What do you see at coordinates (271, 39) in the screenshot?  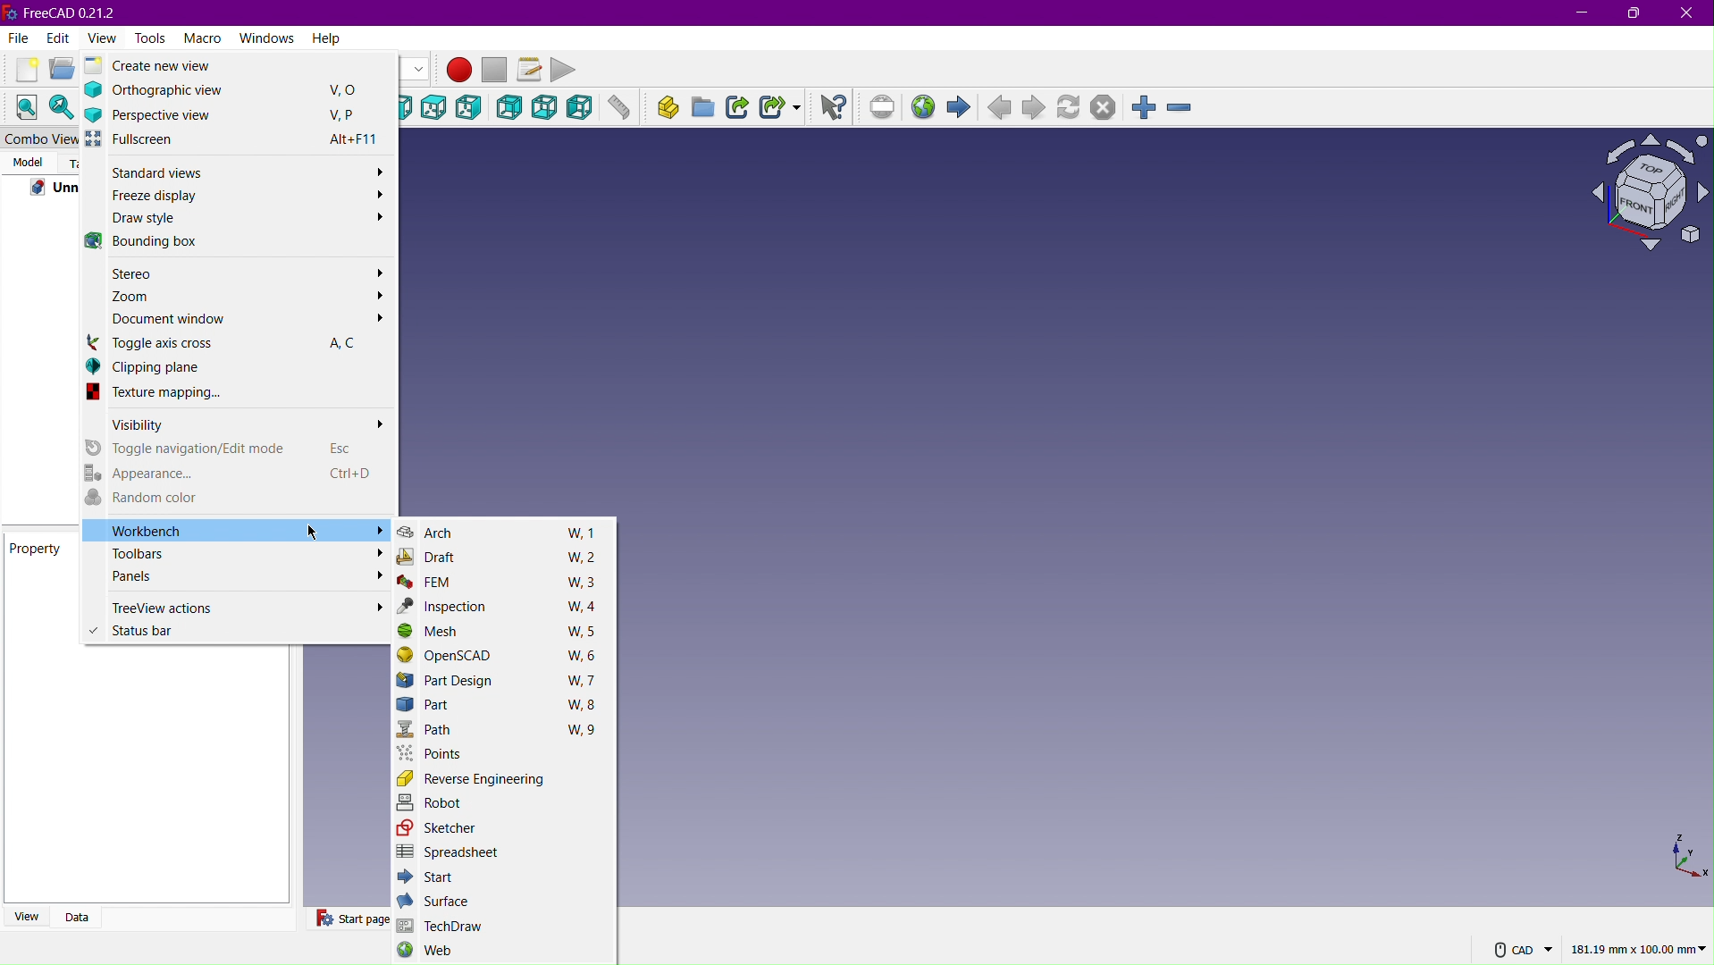 I see `Windows` at bounding box center [271, 39].